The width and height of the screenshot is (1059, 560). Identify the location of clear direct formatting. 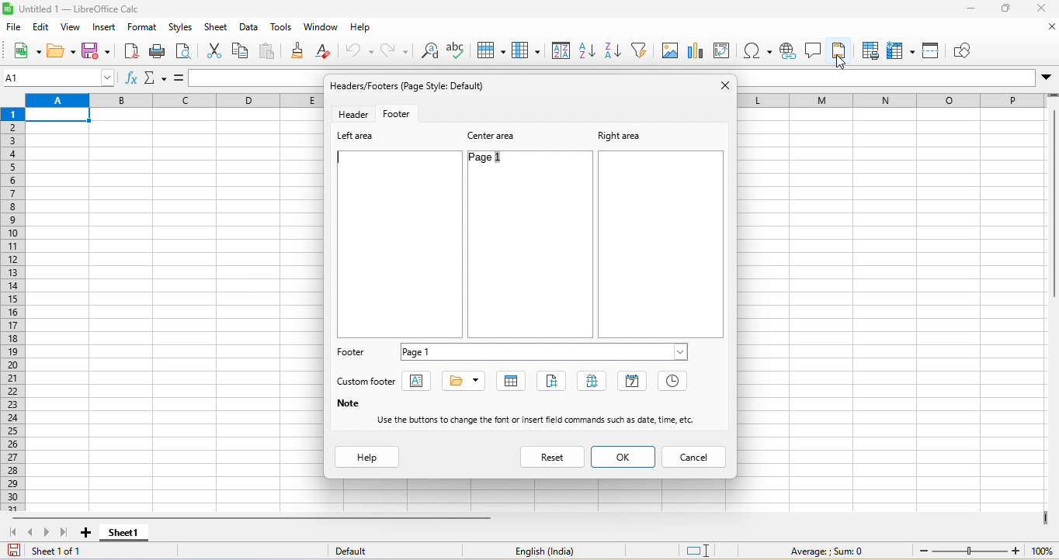
(326, 50).